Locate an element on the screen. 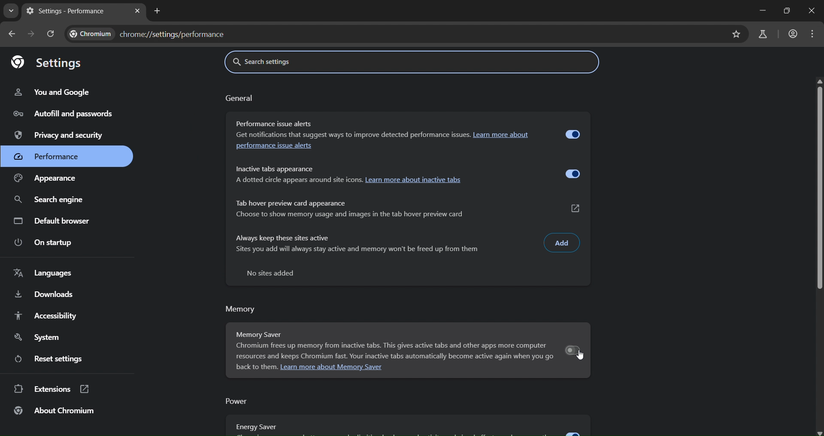 The height and width of the screenshot is (436, 824). Memory Saver Chrome frees up memory from inactive tabs. This gives active tabs and other apps more computer resources and keeps Chrome fast. Your inactive tabs automatically become active again when you go back to them. Learn more is located at coordinates (391, 350).